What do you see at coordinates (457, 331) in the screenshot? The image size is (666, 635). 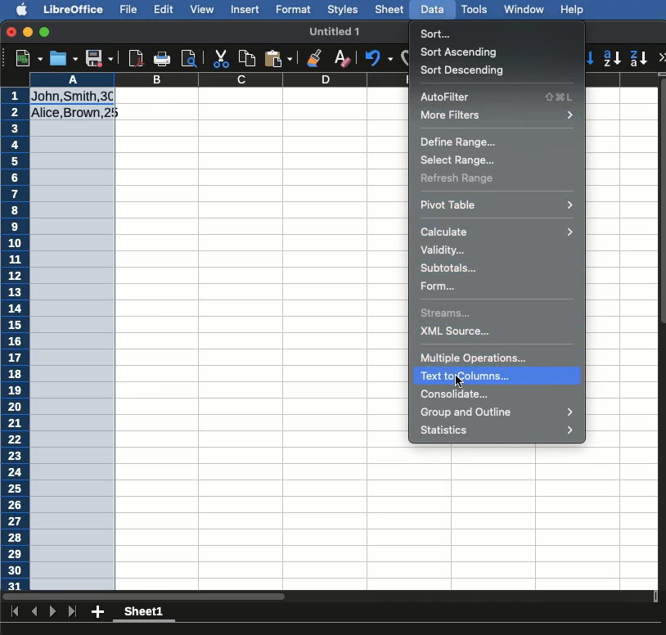 I see `XML source` at bounding box center [457, 331].